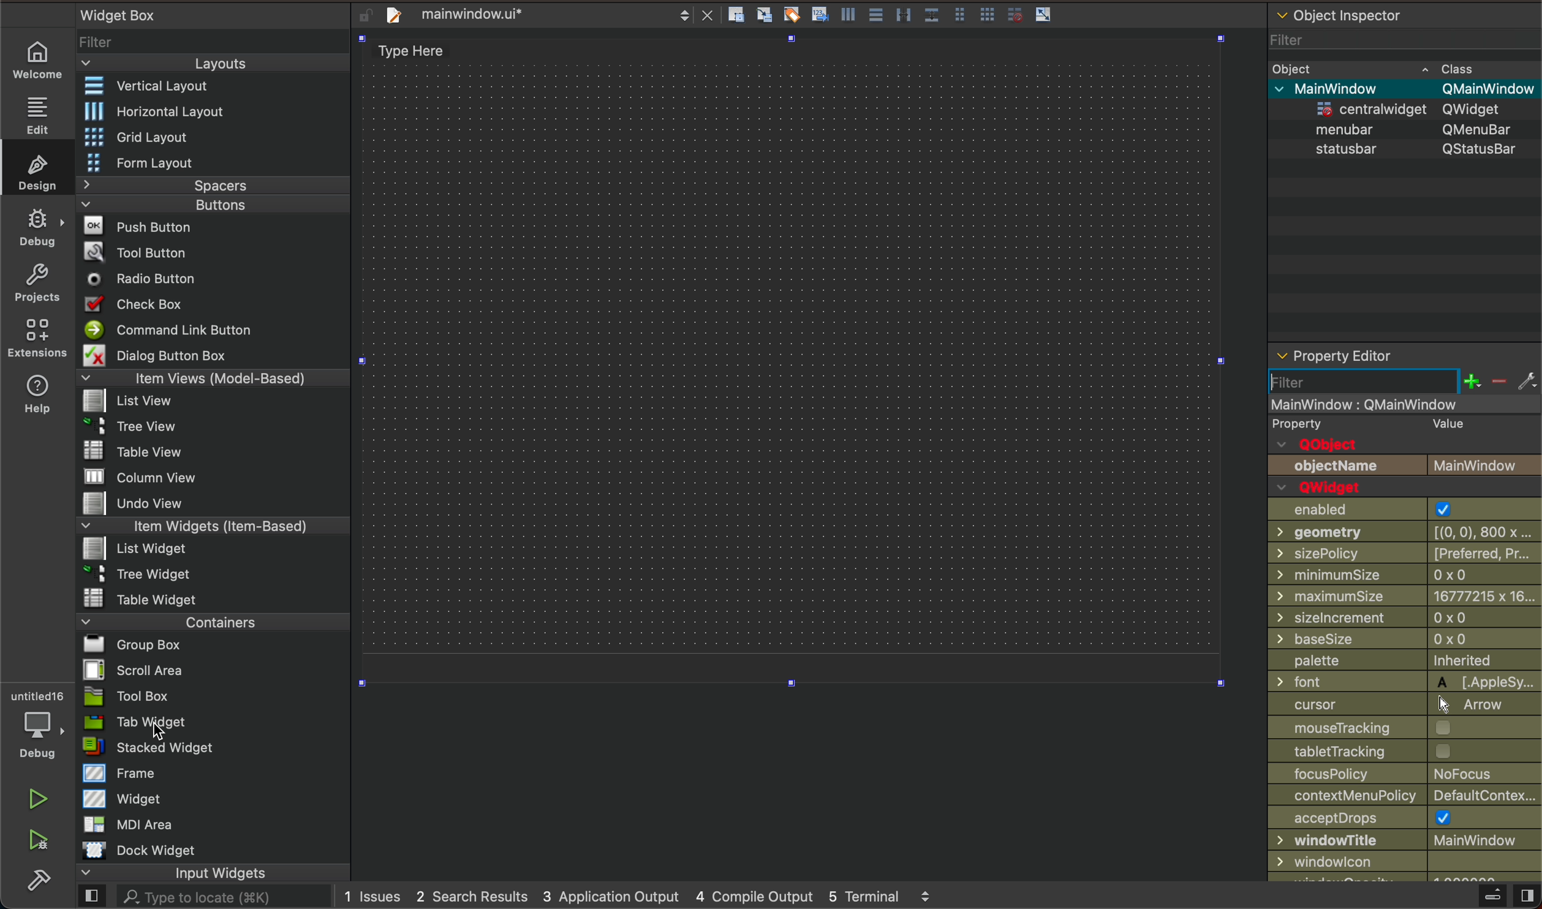  I want to click on Horizontal Layout, so click(145, 112).